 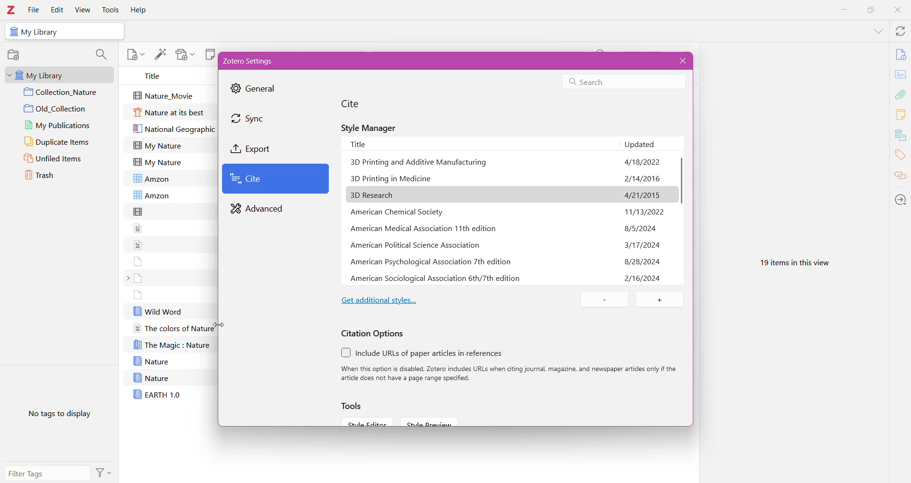 What do you see at coordinates (55, 177) in the screenshot?
I see `Trash` at bounding box center [55, 177].